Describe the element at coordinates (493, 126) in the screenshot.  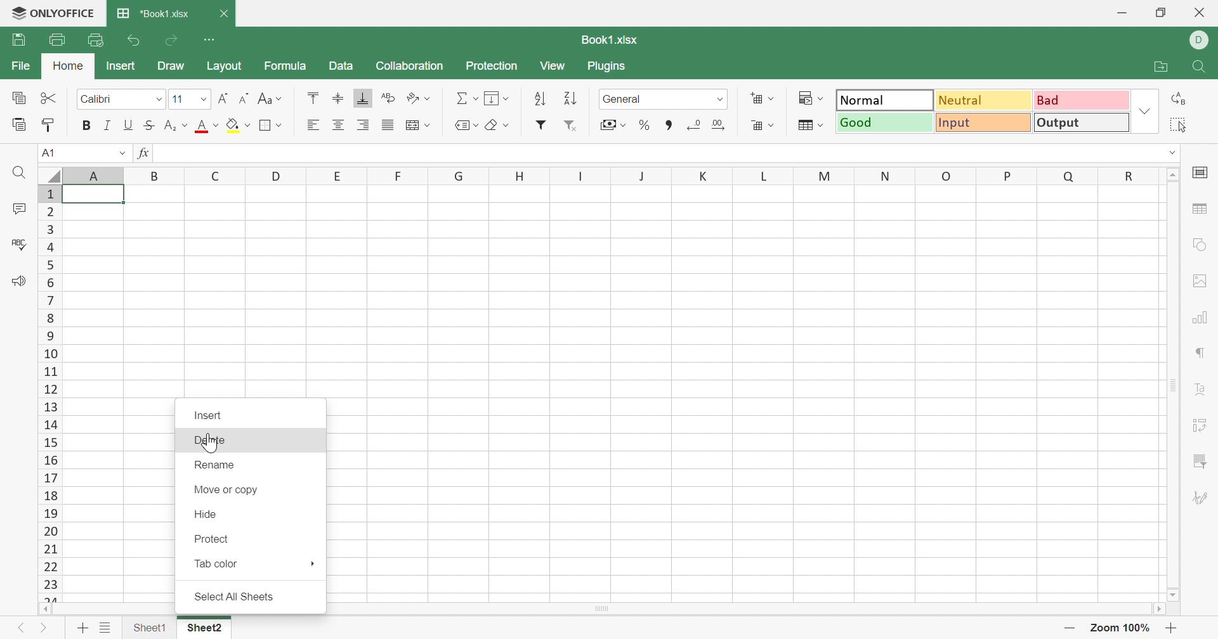
I see `Clear` at that location.